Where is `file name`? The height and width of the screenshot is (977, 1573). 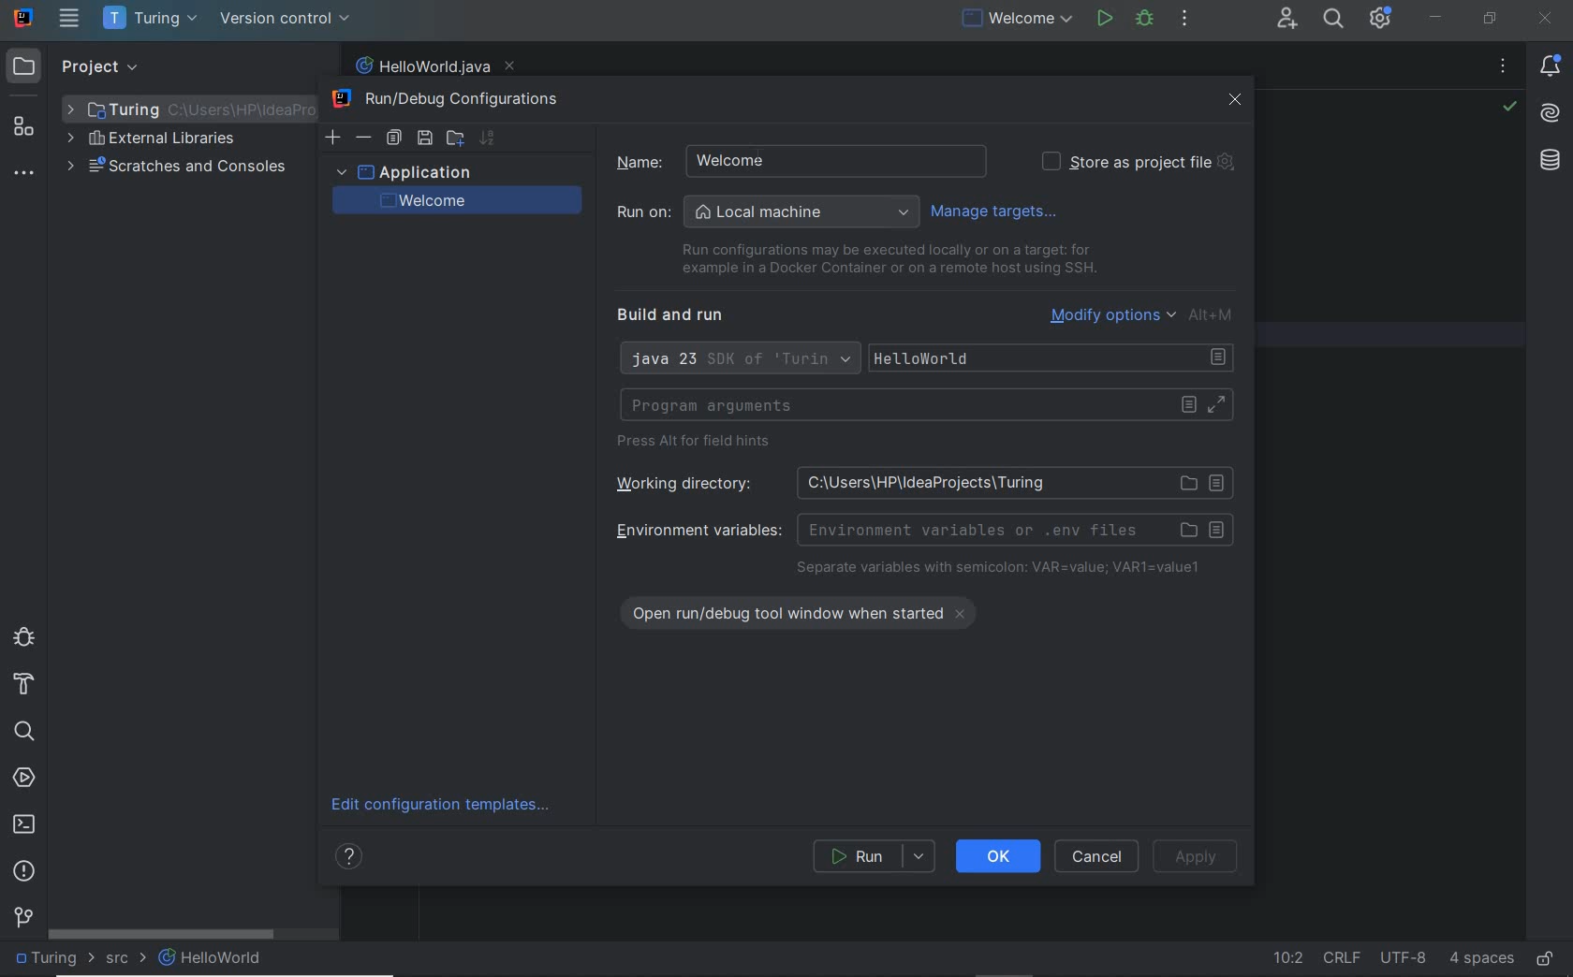 file name is located at coordinates (434, 66).